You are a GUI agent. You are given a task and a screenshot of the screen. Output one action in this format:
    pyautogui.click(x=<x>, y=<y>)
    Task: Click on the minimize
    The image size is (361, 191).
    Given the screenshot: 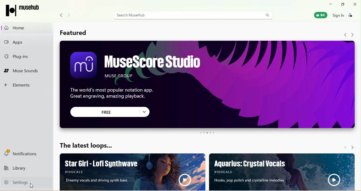 What is the action you would take?
    pyautogui.click(x=329, y=4)
    